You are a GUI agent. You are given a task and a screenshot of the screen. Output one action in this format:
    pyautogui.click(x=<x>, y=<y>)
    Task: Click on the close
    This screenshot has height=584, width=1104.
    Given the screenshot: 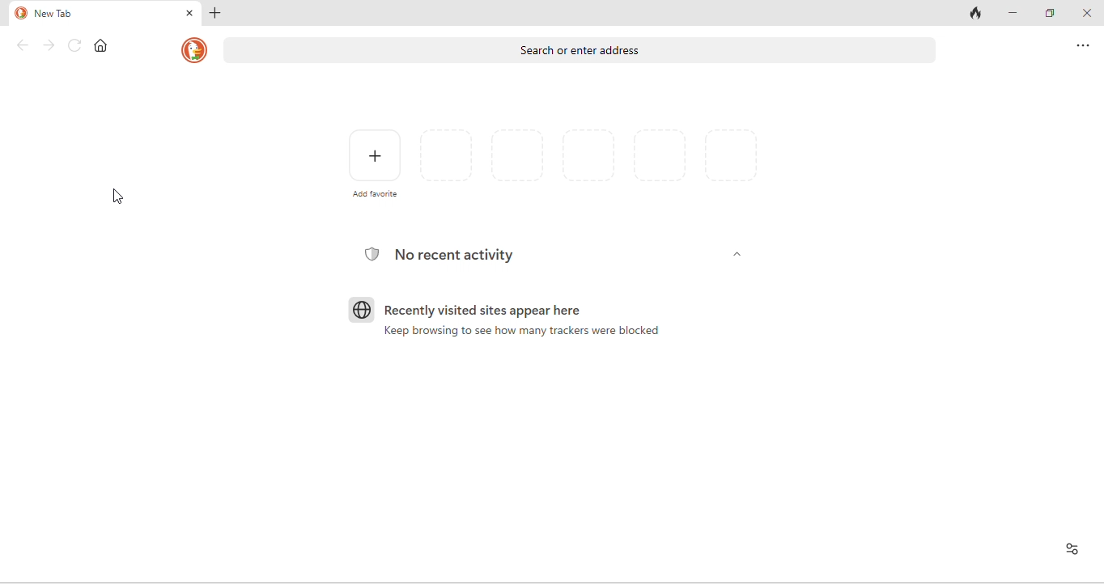 What is the action you would take?
    pyautogui.click(x=189, y=14)
    